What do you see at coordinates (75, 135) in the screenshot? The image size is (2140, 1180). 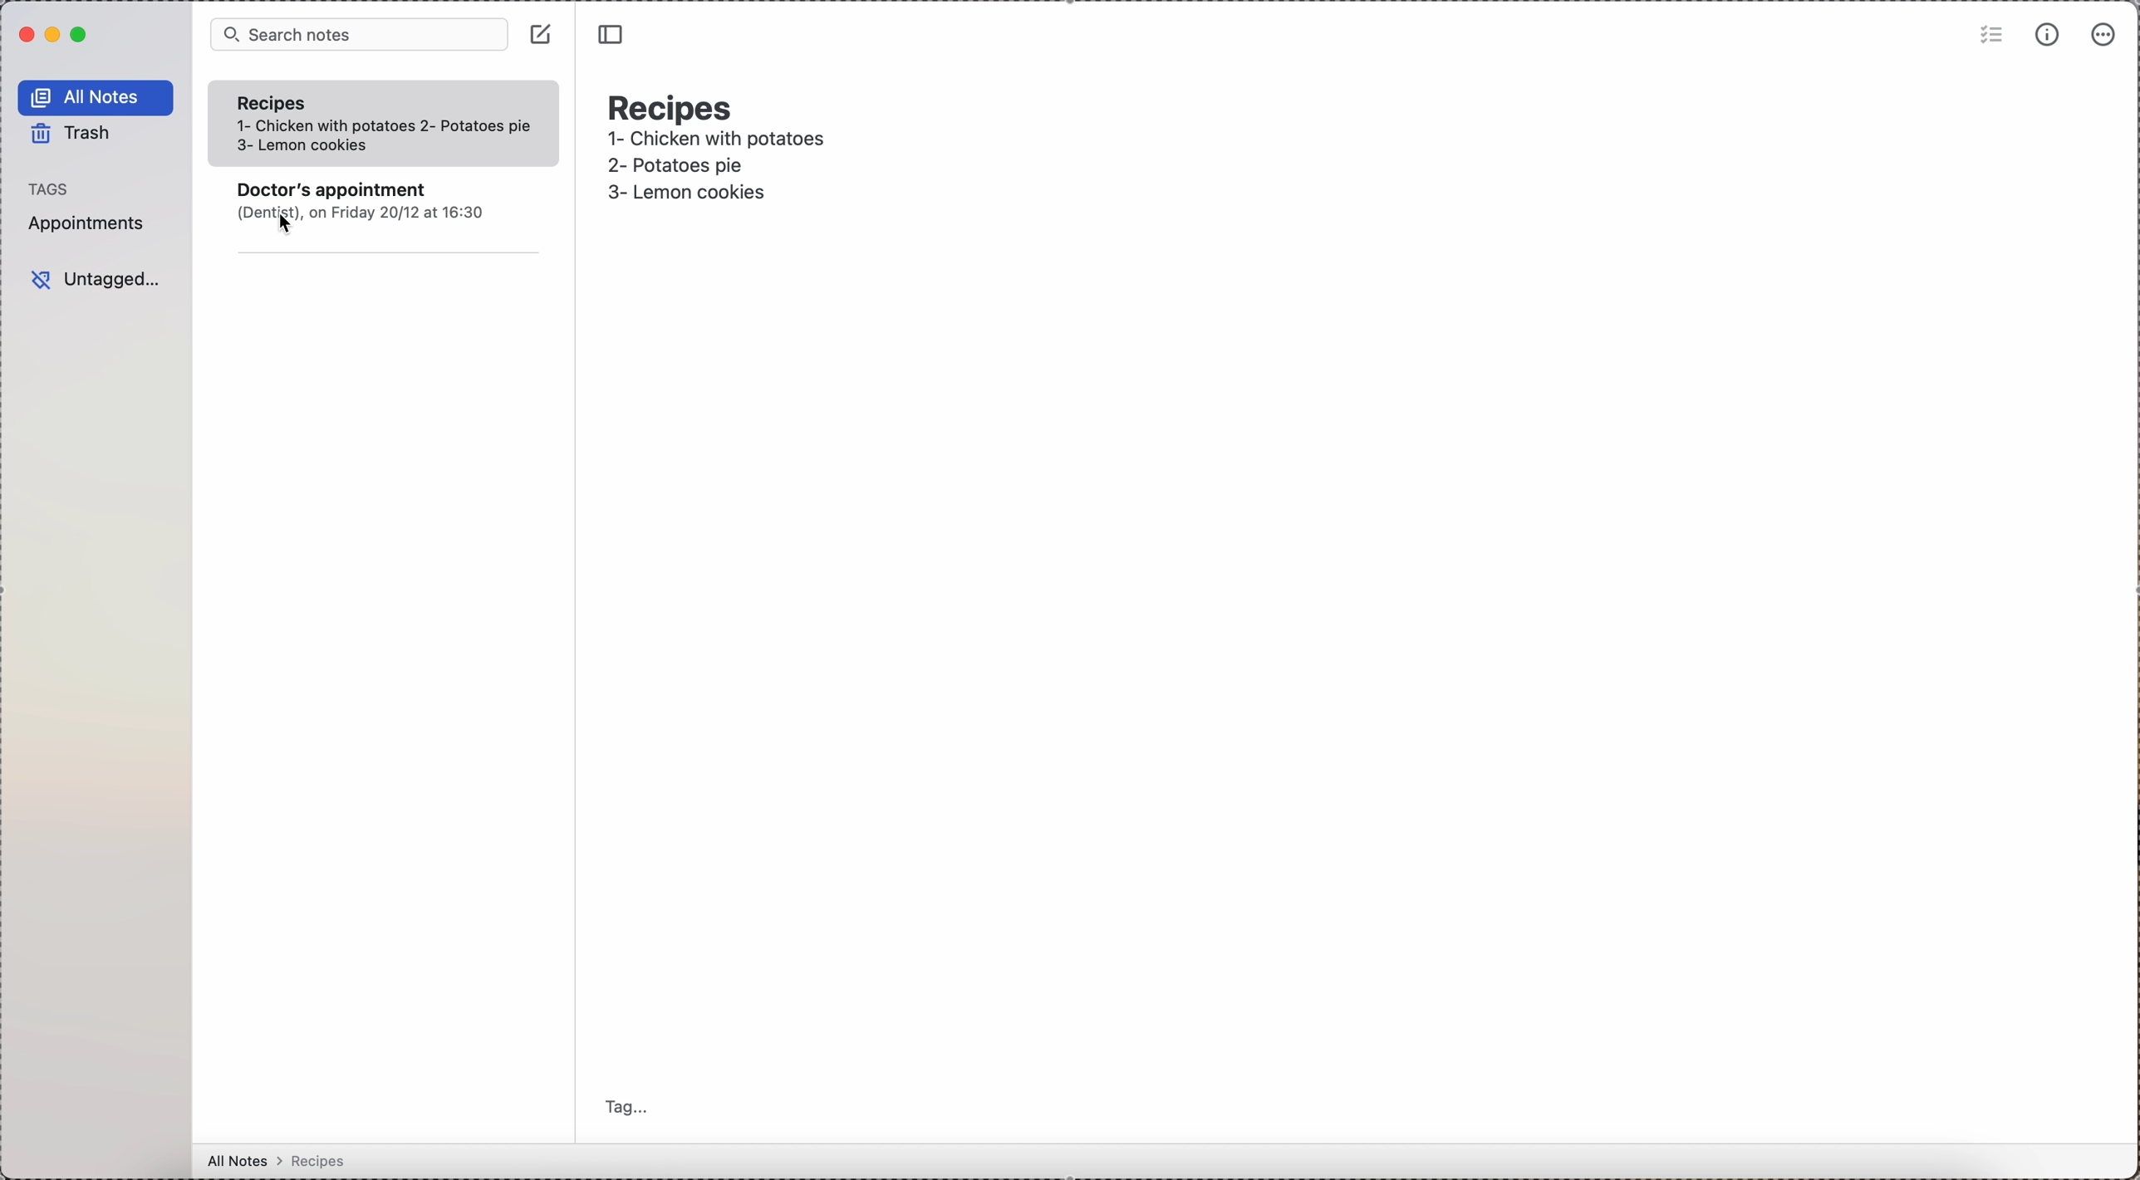 I see `trash` at bounding box center [75, 135].